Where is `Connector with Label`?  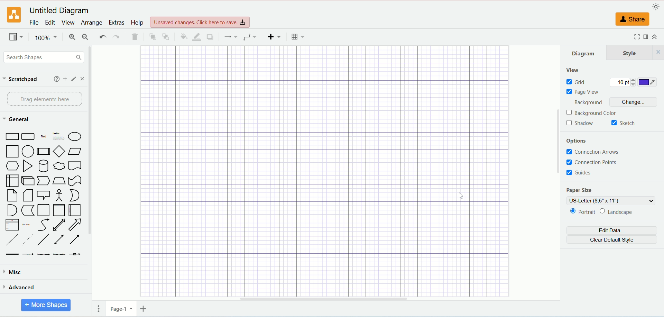
Connector with Label is located at coordinates (28, 255).